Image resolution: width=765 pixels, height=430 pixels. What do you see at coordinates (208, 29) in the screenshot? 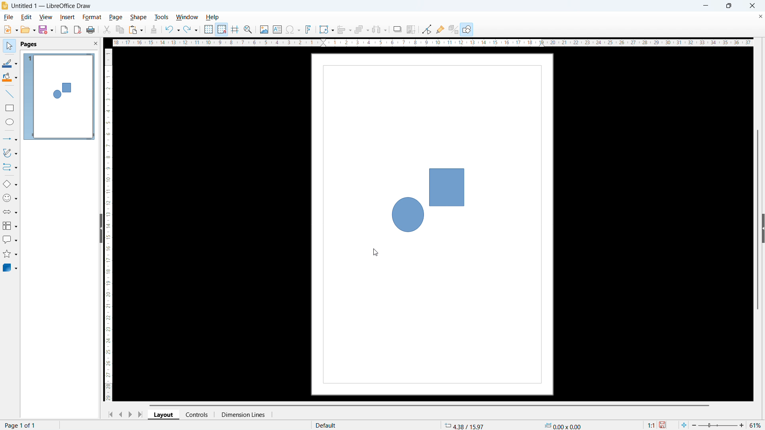
I see `show grid` at bounding box center [208, 29].